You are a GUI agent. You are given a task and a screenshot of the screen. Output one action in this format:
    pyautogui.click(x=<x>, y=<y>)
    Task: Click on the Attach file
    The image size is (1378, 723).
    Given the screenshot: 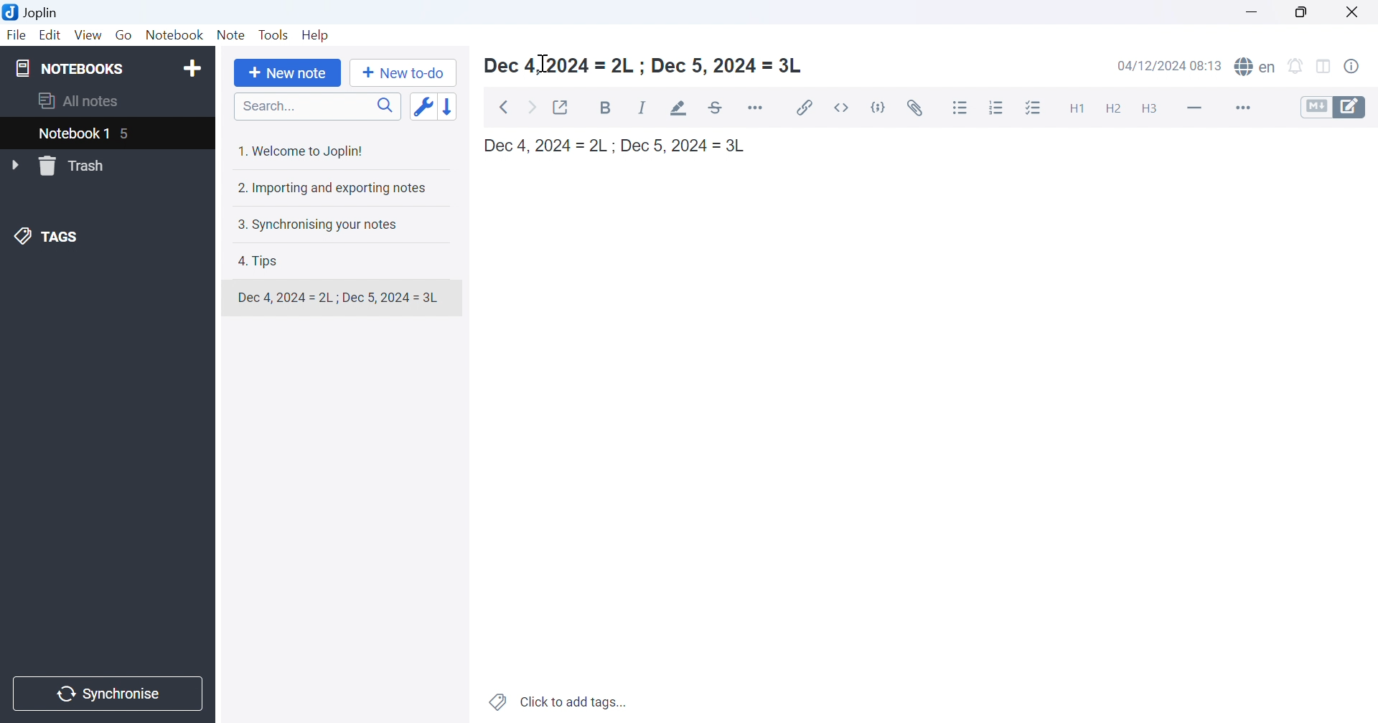 What is the action you would take?
    pyautogui.click(x=916, y=108)
    